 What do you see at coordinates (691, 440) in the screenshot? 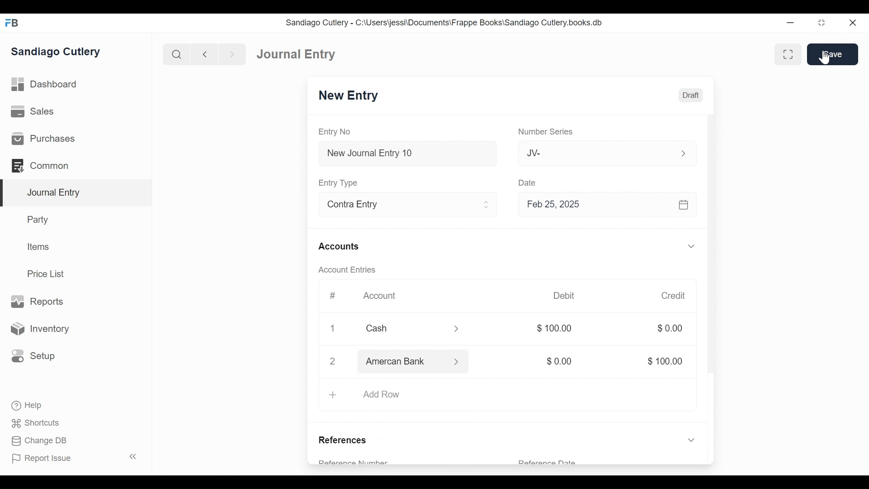
I see `Expand` at bounding box center [691, 440].